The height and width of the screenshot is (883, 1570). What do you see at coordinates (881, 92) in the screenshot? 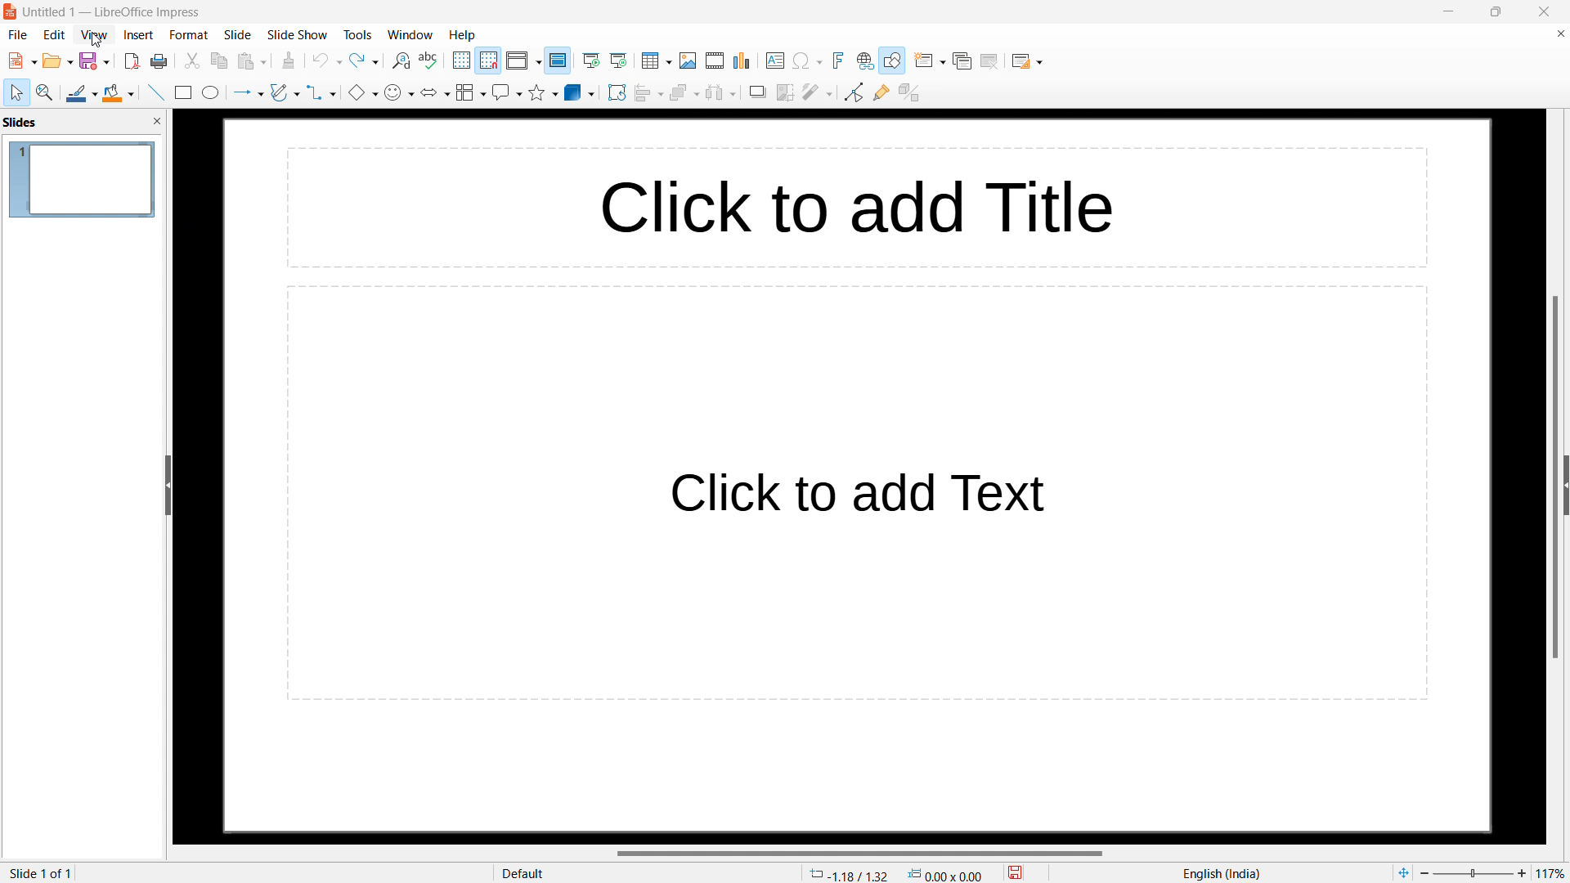
I see `show gluepoint functions` at bounding box center [881, 92].